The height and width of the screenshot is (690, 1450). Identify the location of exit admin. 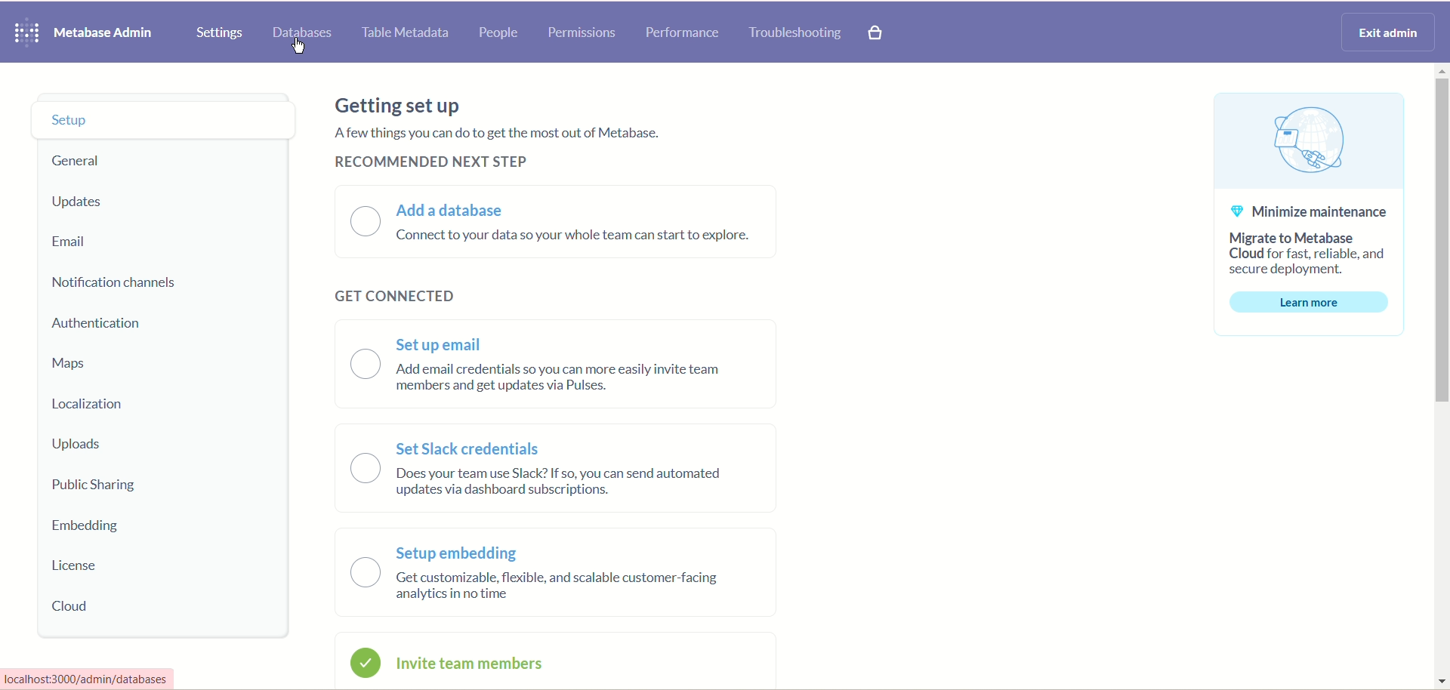
(1385, 30).